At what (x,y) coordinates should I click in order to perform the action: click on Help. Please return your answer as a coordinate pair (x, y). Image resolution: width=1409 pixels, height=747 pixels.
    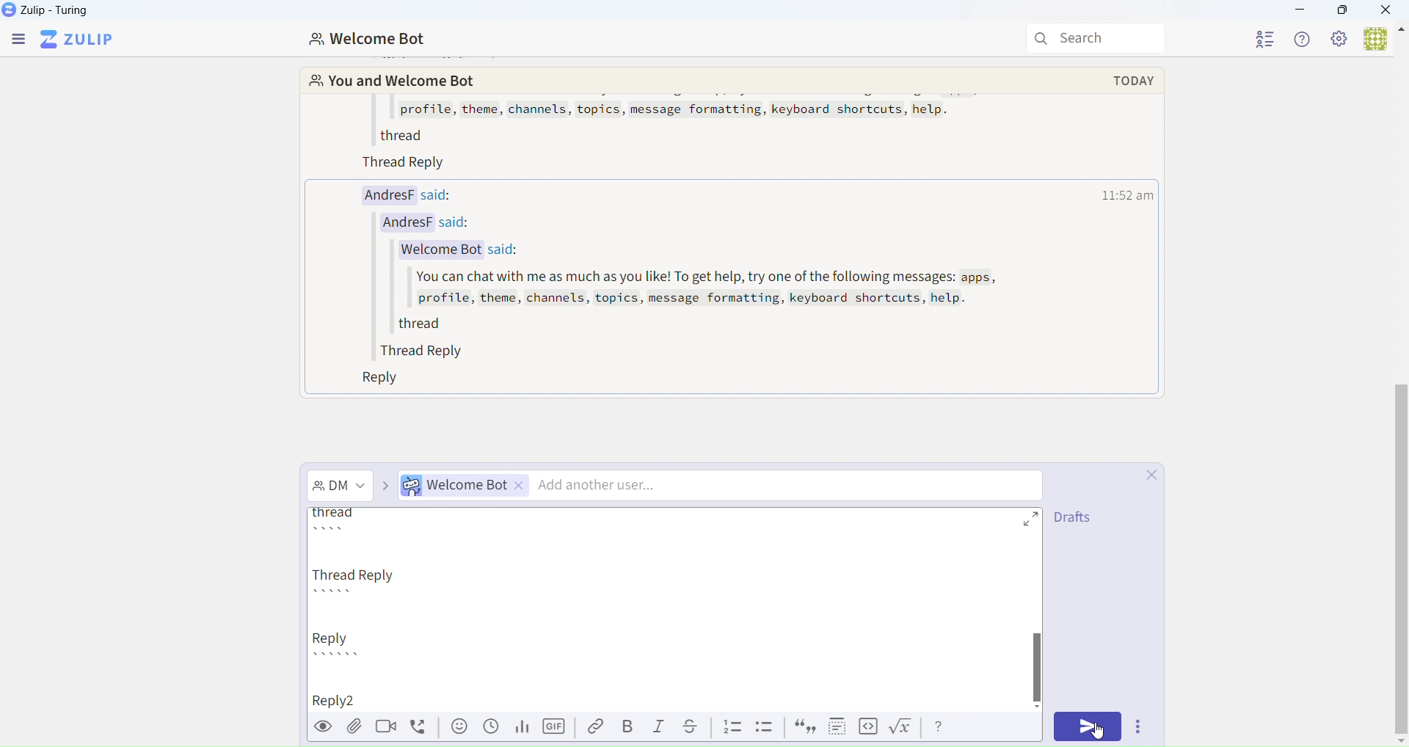
    Looking at the image, I should click on (1300, 40).